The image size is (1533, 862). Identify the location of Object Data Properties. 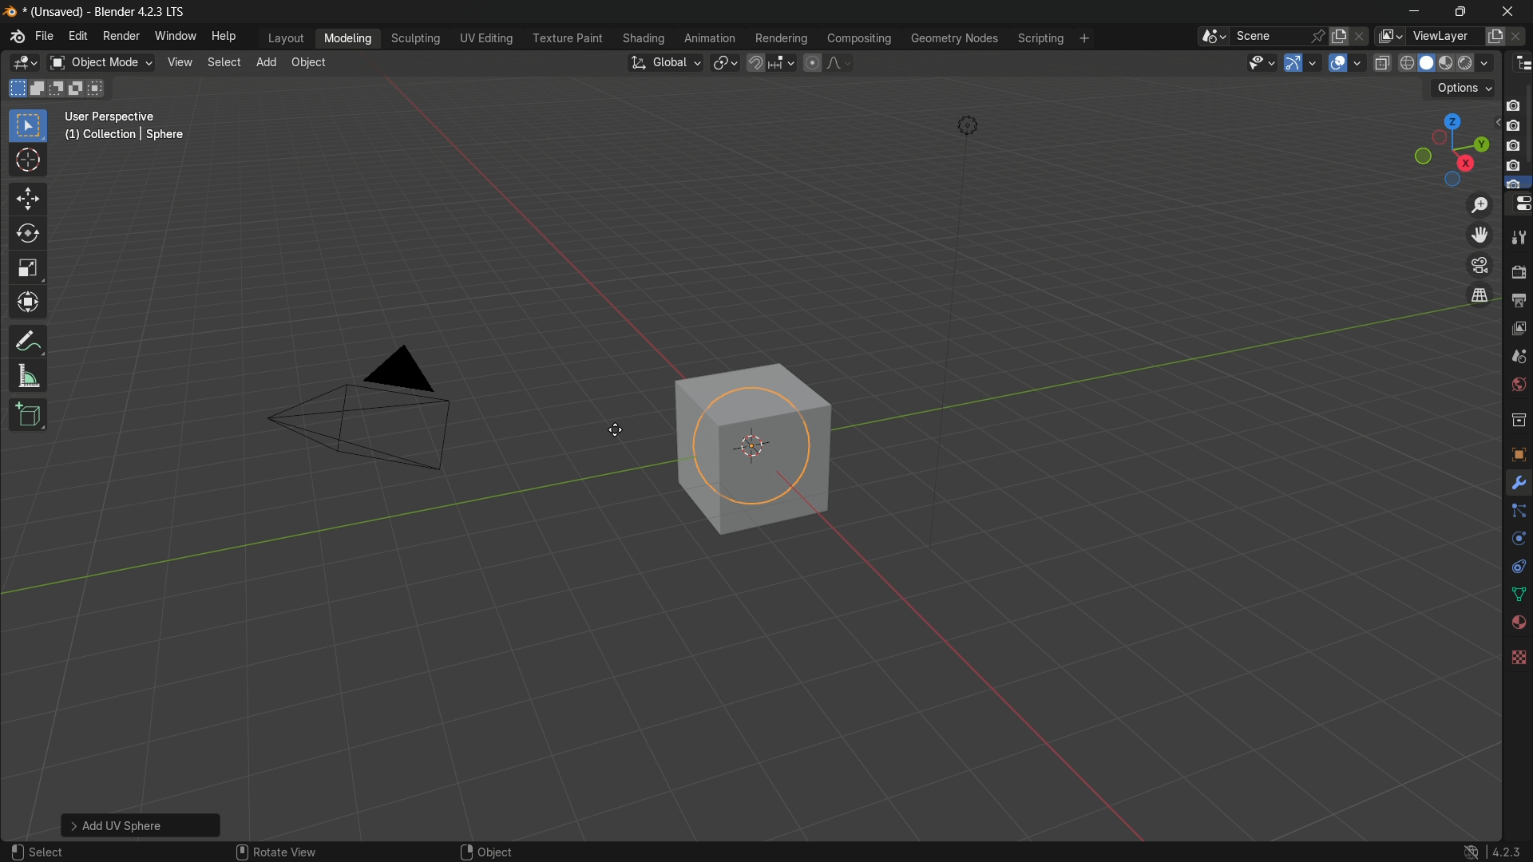
(1517, 539).